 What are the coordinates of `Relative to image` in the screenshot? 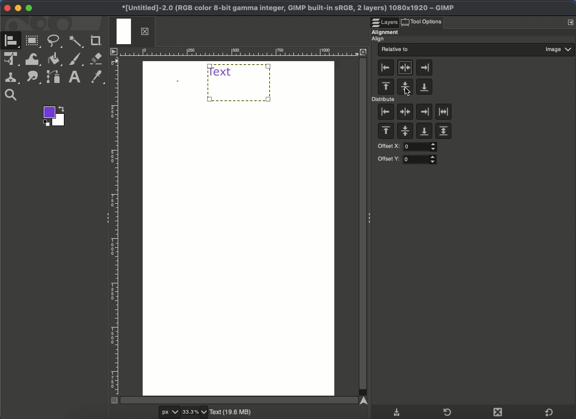 It's located at (476, 50).